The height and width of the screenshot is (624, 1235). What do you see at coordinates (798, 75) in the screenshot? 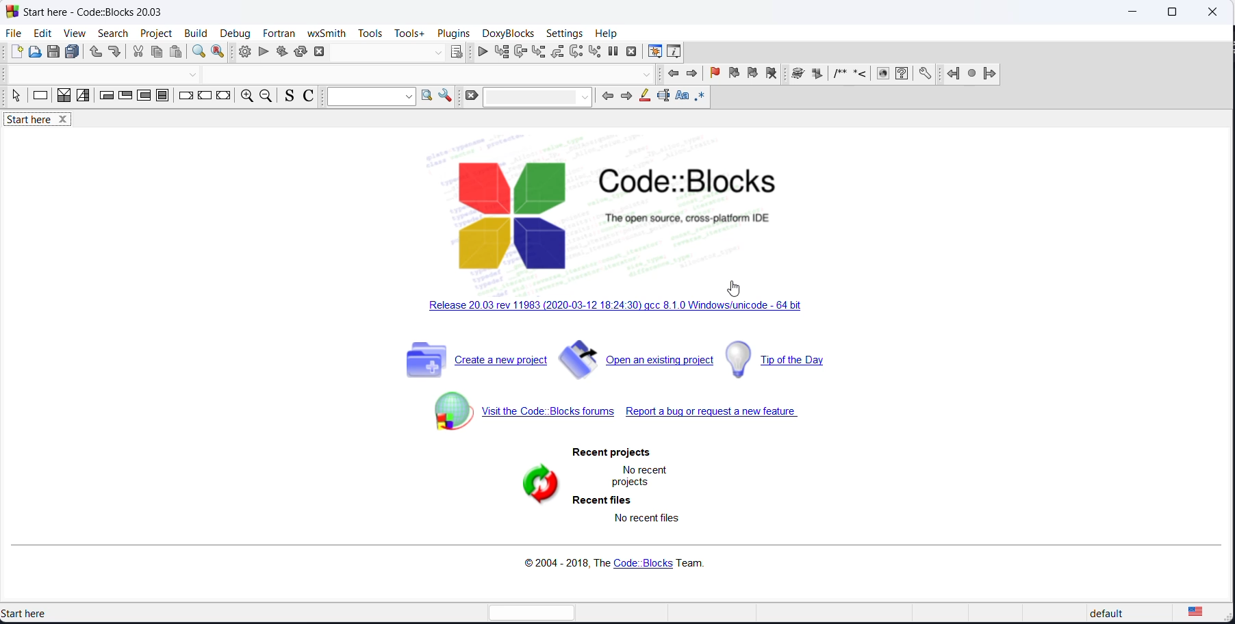
I see `icon` at bounding box center [798, 75].